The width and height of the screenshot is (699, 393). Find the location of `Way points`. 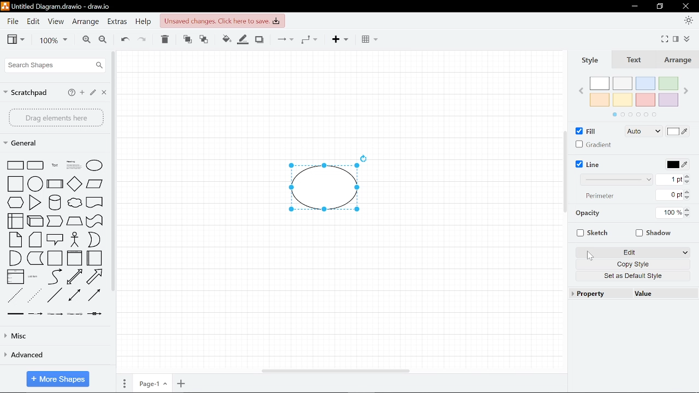

Way points is located at coordinates (309, 39).